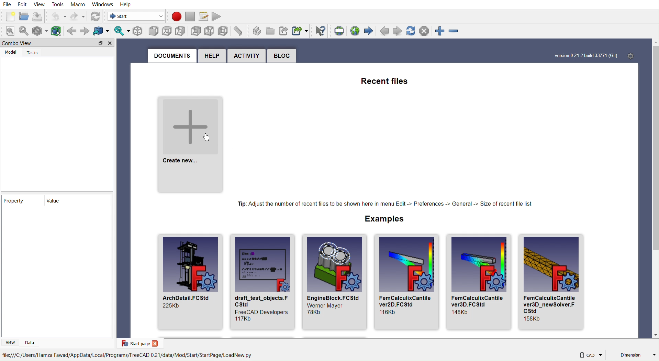 The width and height of the screenshot is (659, 361). I want to click on FemCalculixCantile ver2D.FC std 116kb, so click(407, 283).